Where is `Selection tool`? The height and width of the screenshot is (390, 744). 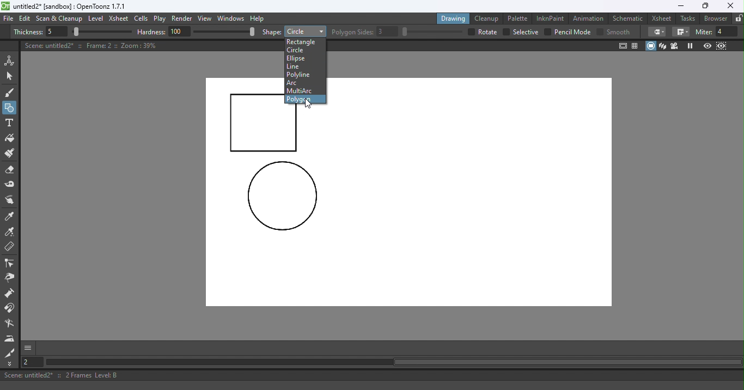 Selection tool is located at coordinates (11, 76).